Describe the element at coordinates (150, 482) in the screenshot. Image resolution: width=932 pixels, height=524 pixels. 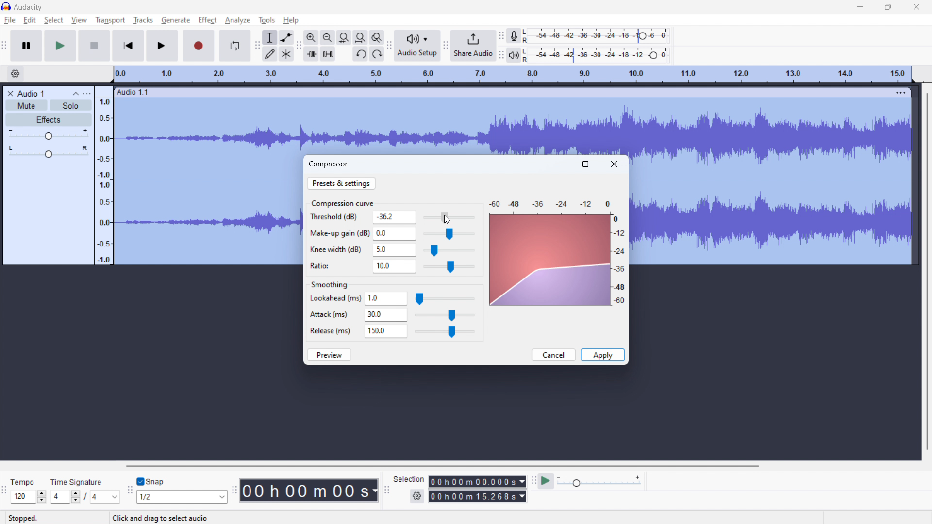
I see `toggle snap` at that location.